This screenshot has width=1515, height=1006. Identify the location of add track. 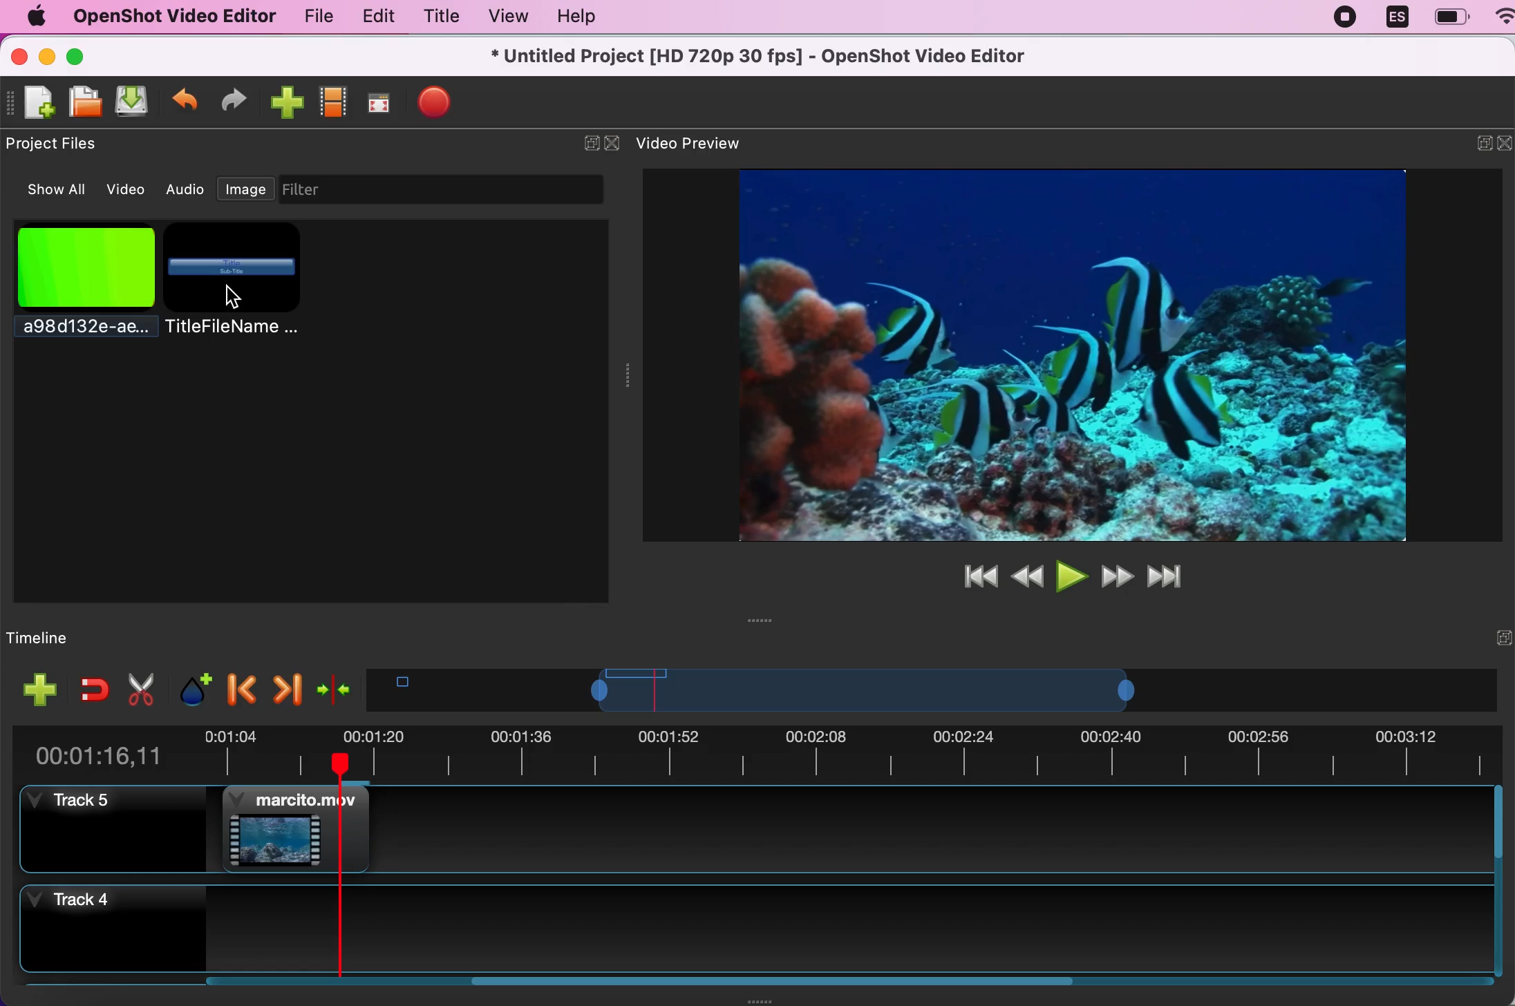
(37, 689).